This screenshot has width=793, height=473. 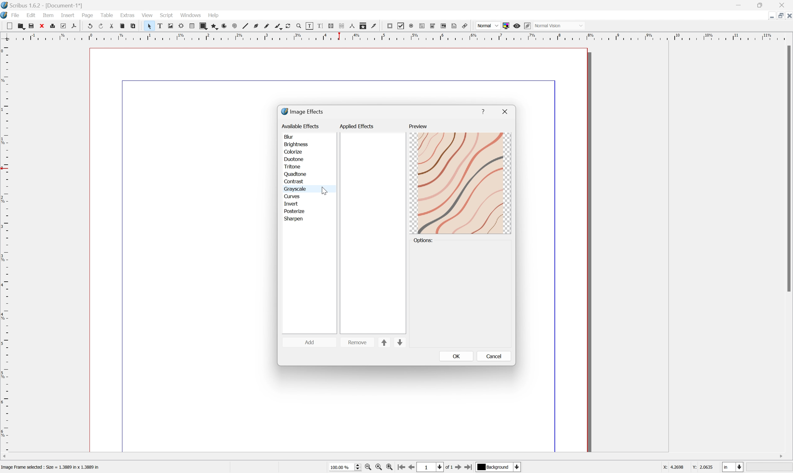 I want to click on Scroll right, so click(x=780, y=455).